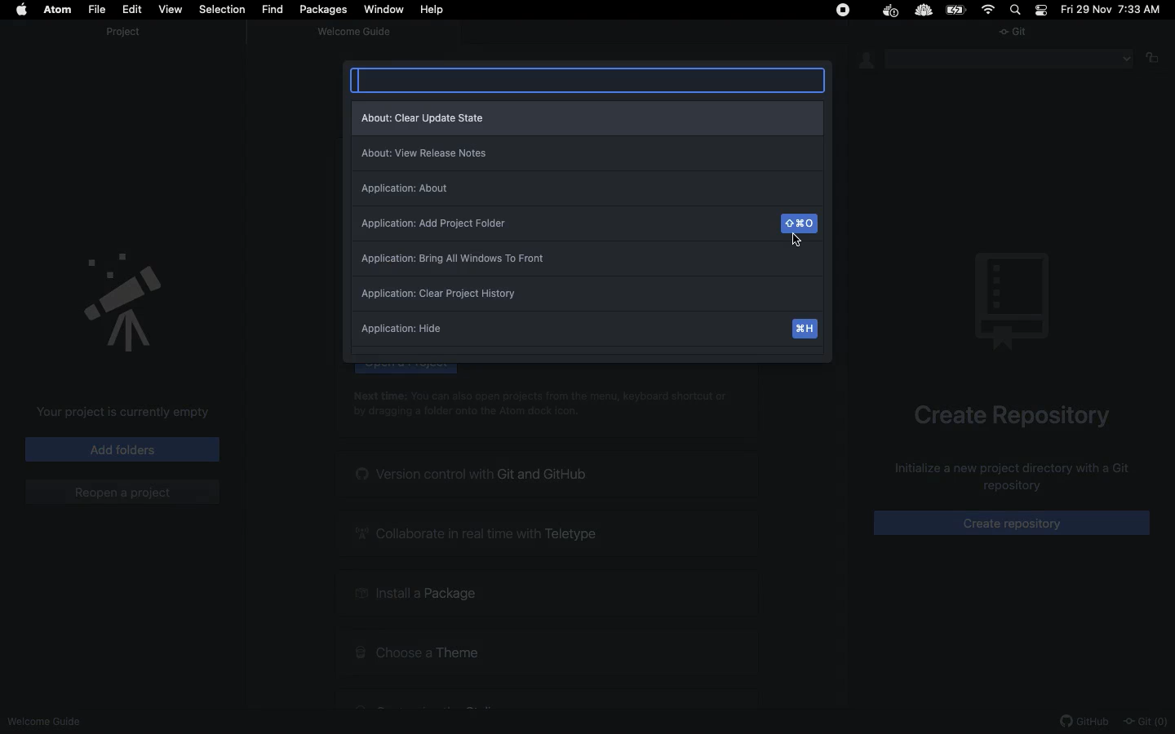 The height and width of the screenshot is (734, 1175). What do you see at coordinates (883, 11) in the screenshot?
I see `Extensions` at bounding box center [883, 11].